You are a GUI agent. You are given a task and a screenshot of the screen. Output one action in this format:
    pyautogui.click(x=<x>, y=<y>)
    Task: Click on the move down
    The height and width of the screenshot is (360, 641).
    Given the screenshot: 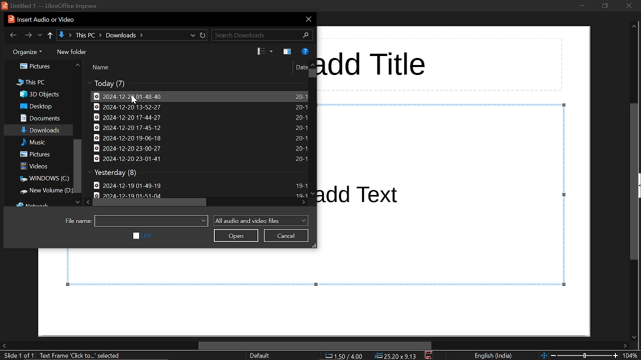 What is the action you would take?
    pyautogui.click(x=78, y=201)
    